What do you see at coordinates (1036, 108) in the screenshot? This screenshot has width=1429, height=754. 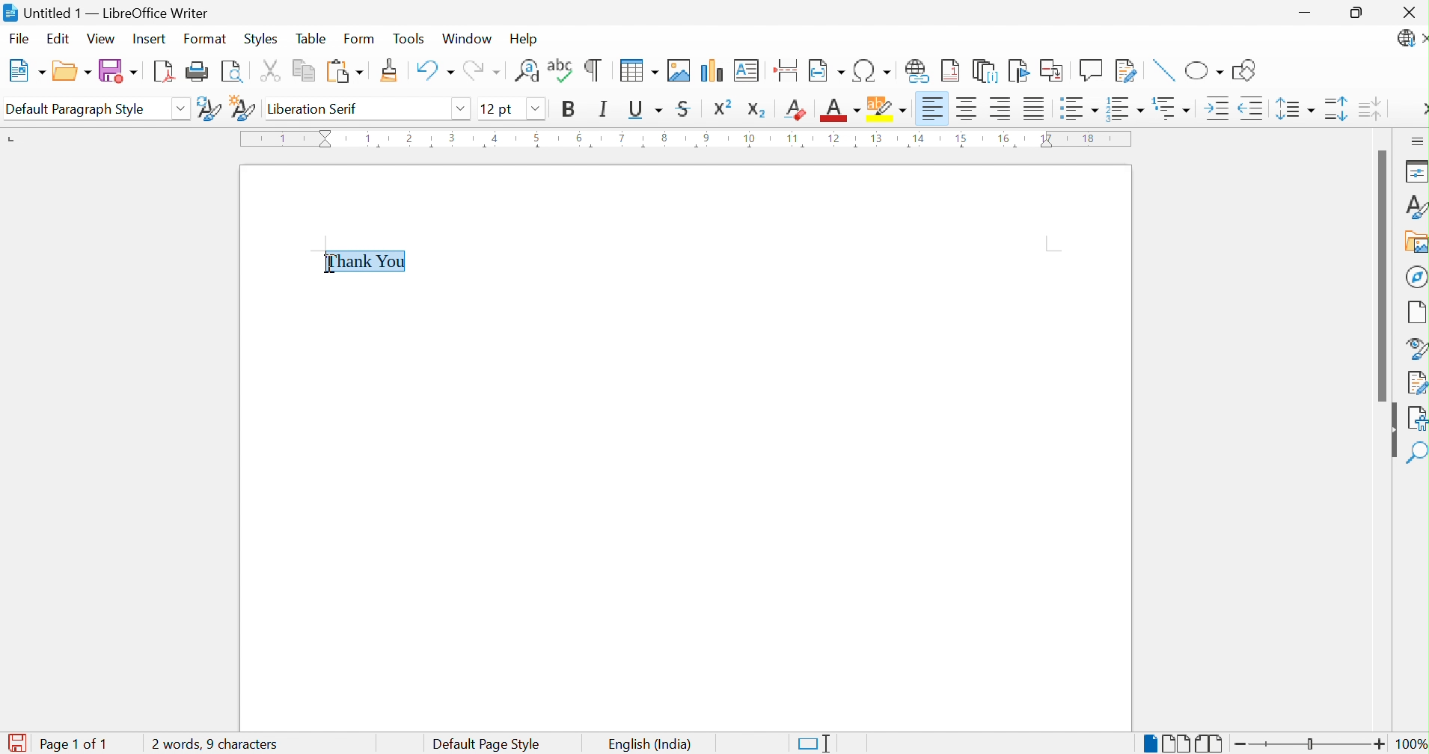 I see `Justified` at bounding box center [1036, 108].